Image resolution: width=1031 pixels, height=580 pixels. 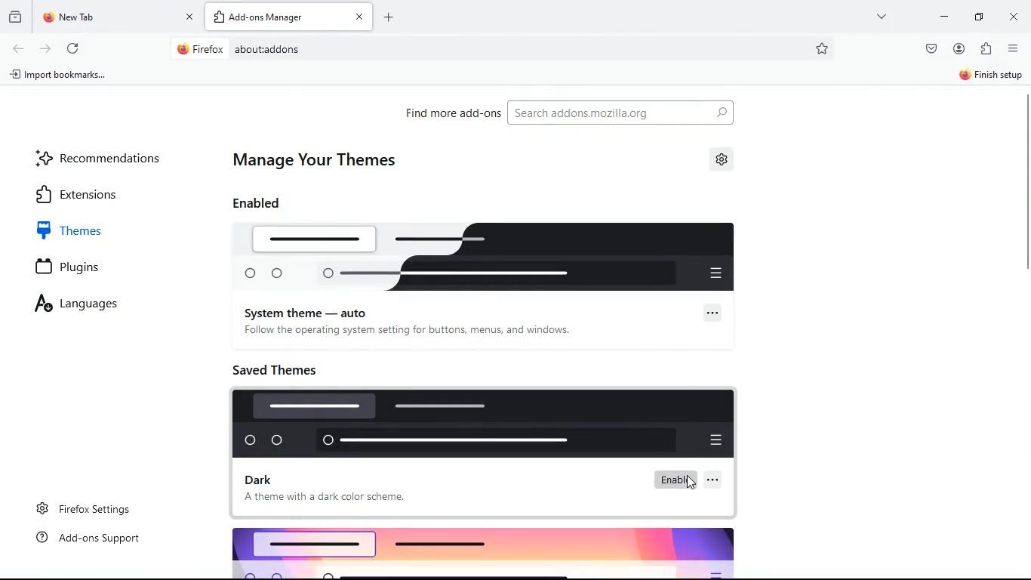 What do you see at coordinates (265, 480) in the screenshot?
I see `dark` at bounding box center [265, 480].